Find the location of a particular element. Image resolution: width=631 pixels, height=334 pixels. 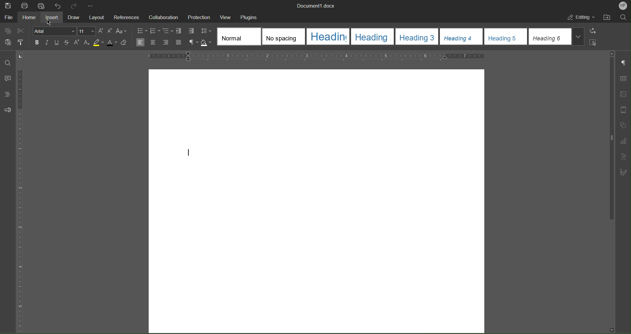

Non-Printing Characters is located at coordinates (193, 42).